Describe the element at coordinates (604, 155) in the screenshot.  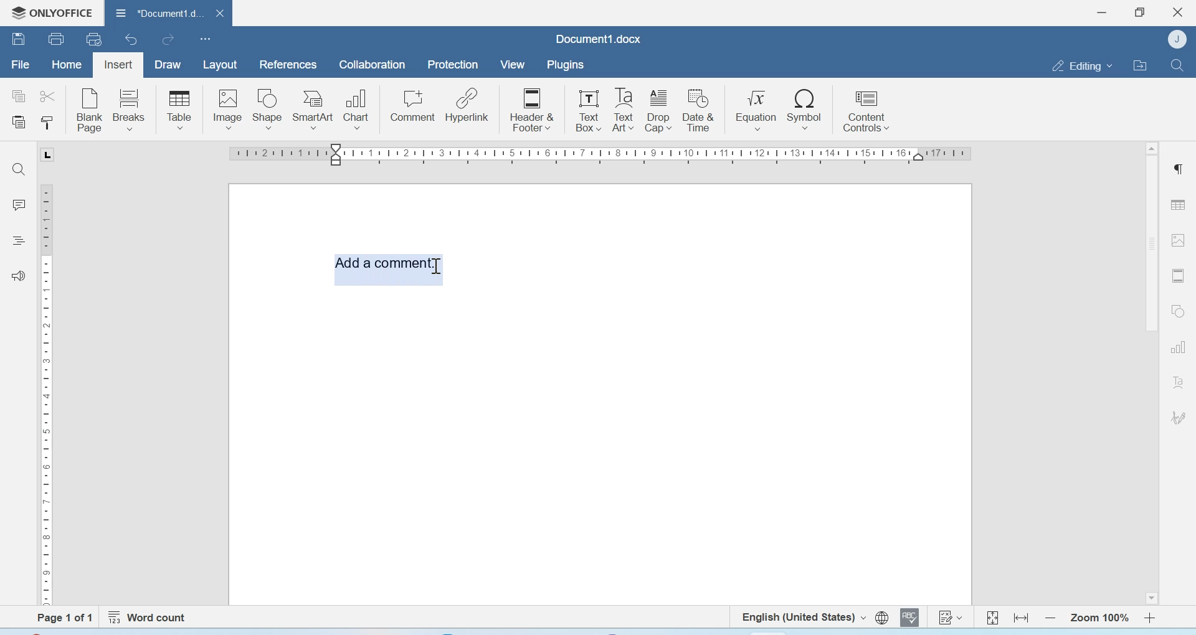
I see `Scale` at that location.